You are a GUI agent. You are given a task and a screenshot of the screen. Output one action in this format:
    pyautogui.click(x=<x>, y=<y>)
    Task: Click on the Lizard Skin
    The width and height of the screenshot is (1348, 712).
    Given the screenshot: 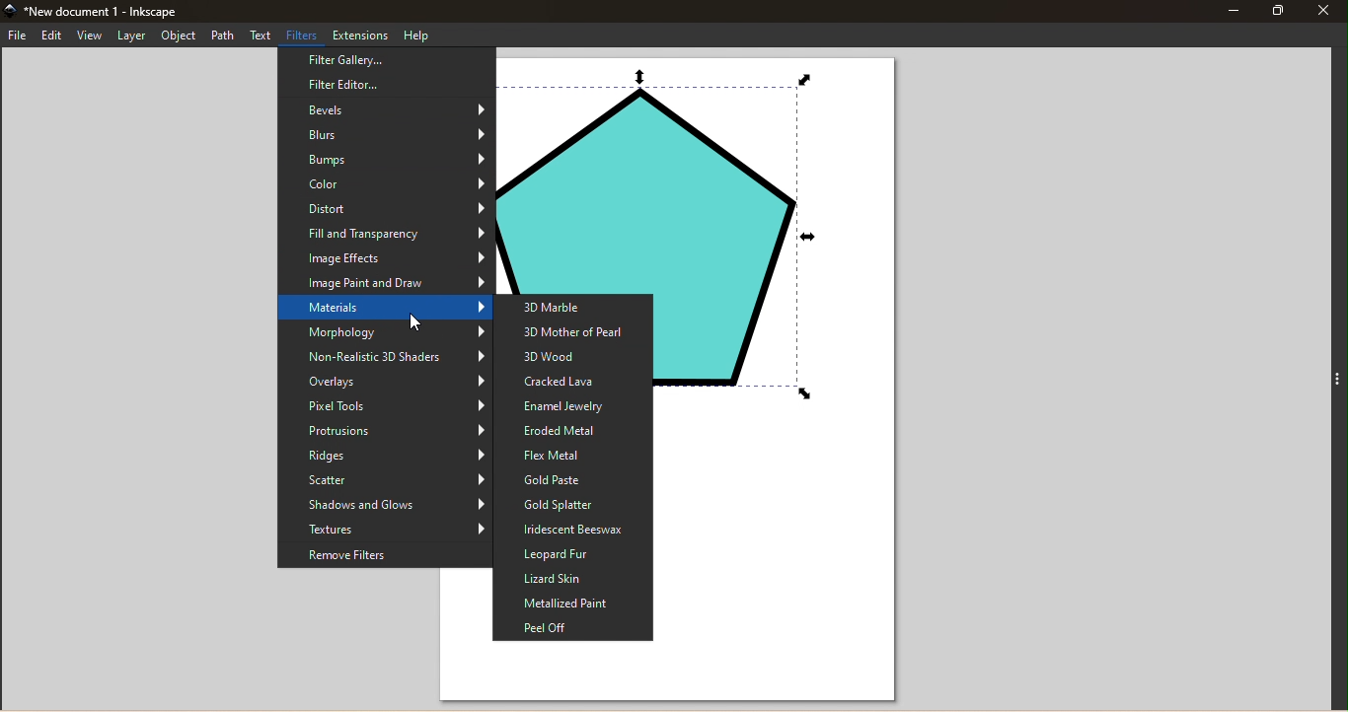 What is the action you would take?
    pyautogui.click(x=572, y=579)
    